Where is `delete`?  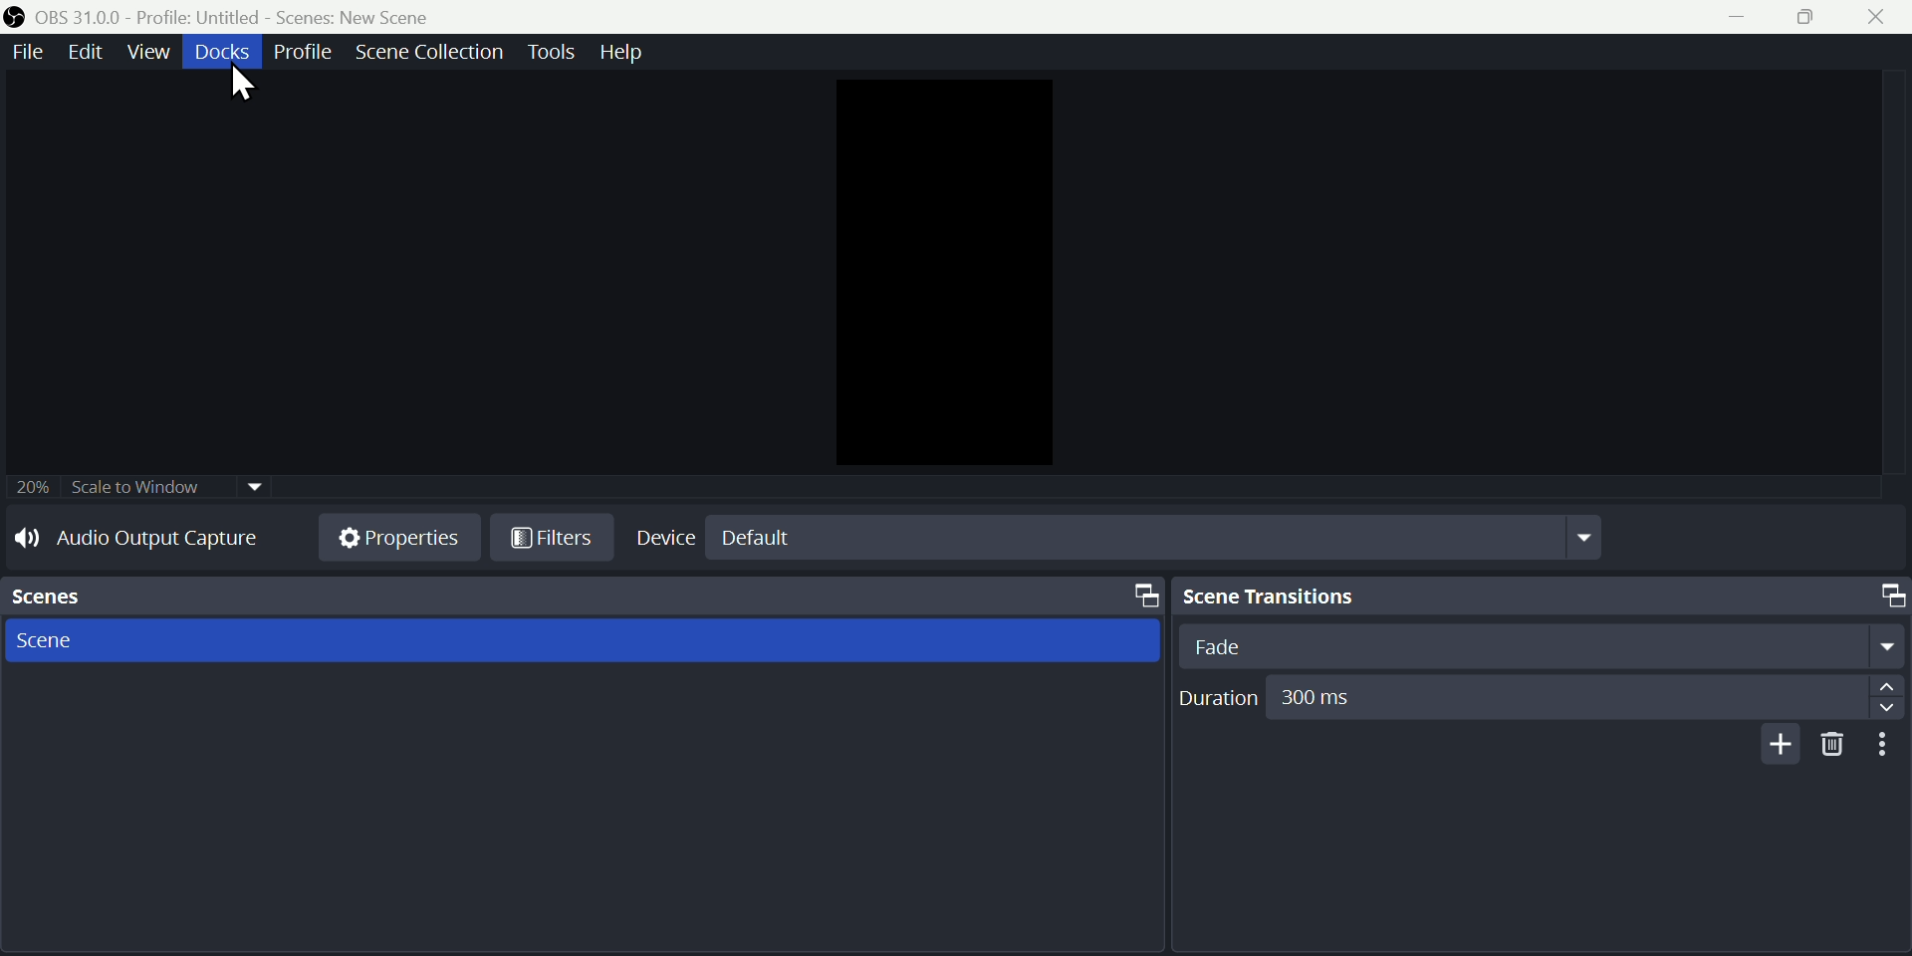
delete is located at coordinates (1835, 747).